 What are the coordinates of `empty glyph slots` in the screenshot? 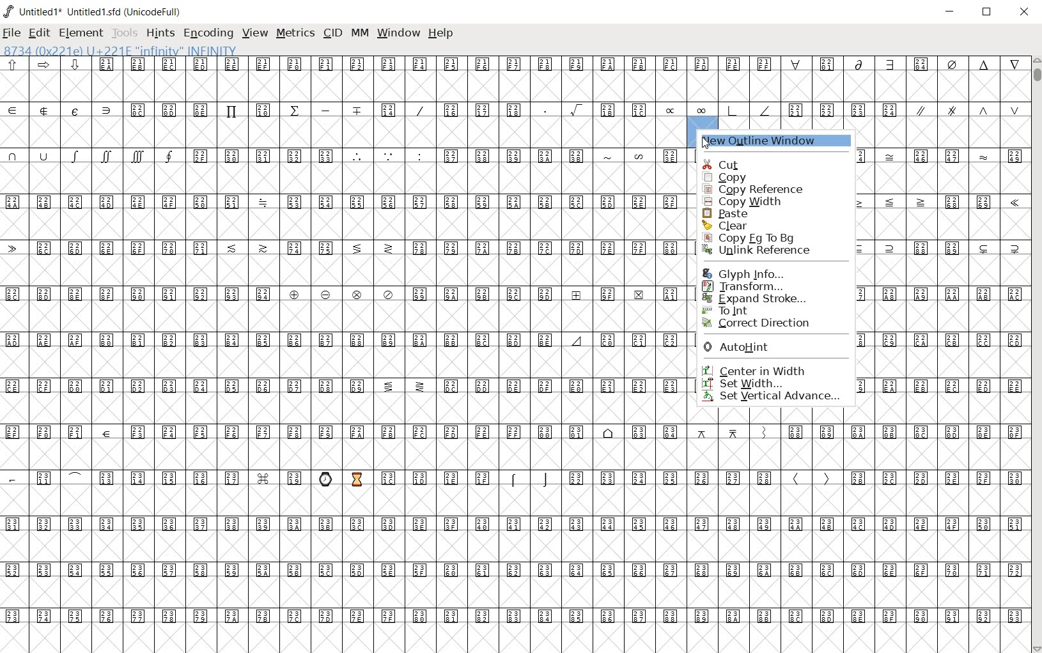 It's located at (343, 134).